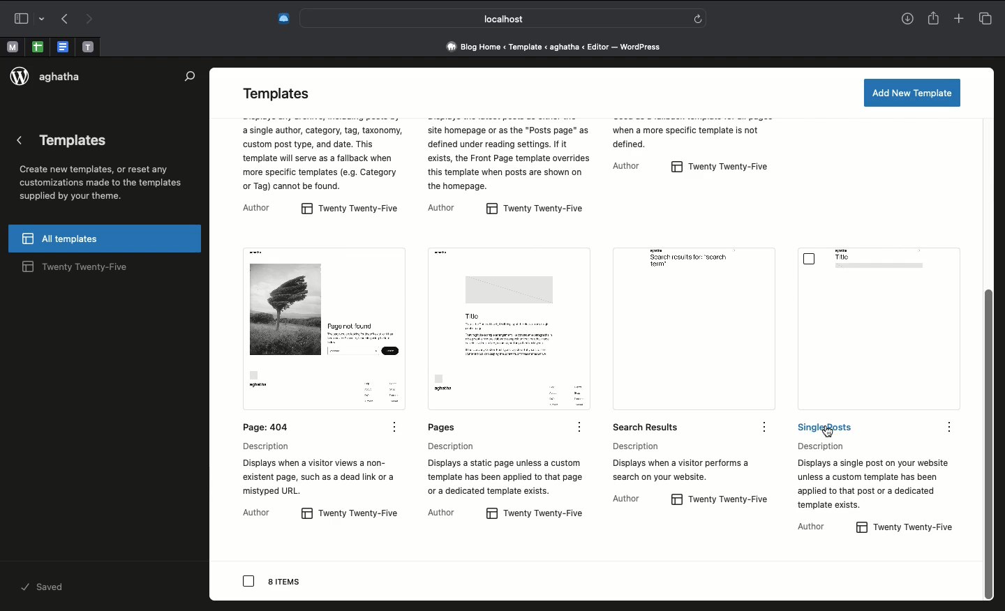 This screenshot has height=611, width=1005. What do you see at coordinates (443, 513) in the screenshot?
I see `Author` at bounding box center [443, 513].